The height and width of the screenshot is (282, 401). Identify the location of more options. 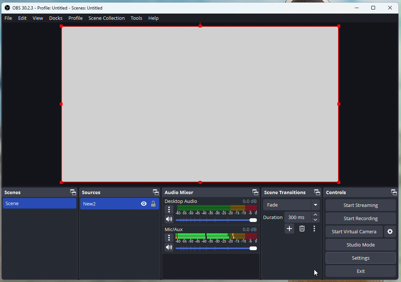
(169, 210).